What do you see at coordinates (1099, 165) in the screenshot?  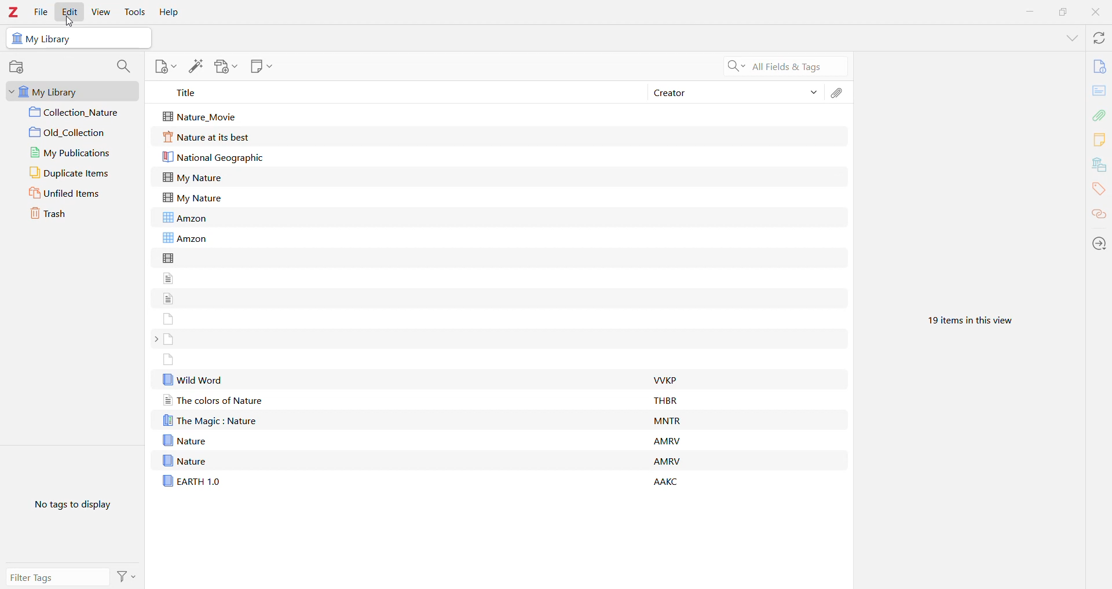 I see `Libraries and Collections` at bounding box center [1099, 165].